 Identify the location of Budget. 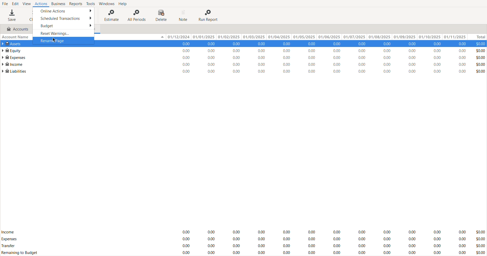
(63, 25).